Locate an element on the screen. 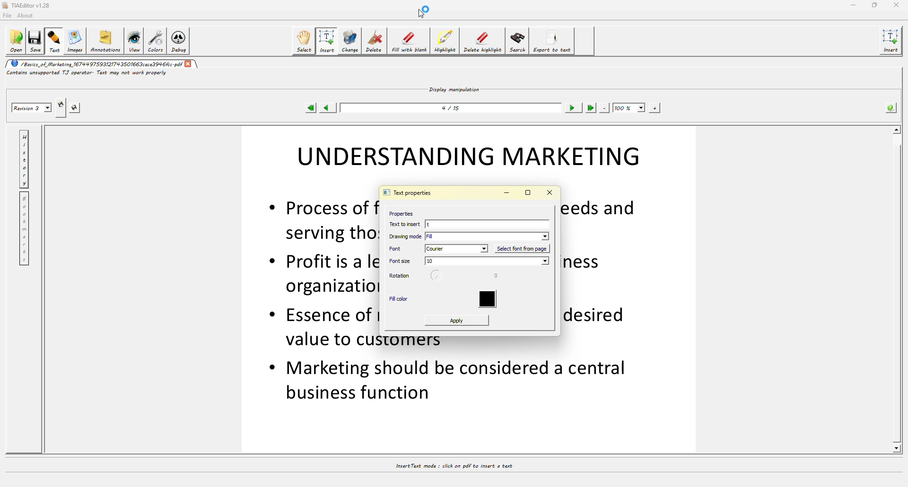 Image resolution: width=908 pixels, height=487 pixels. export to text is located at coordinates (554, 42).